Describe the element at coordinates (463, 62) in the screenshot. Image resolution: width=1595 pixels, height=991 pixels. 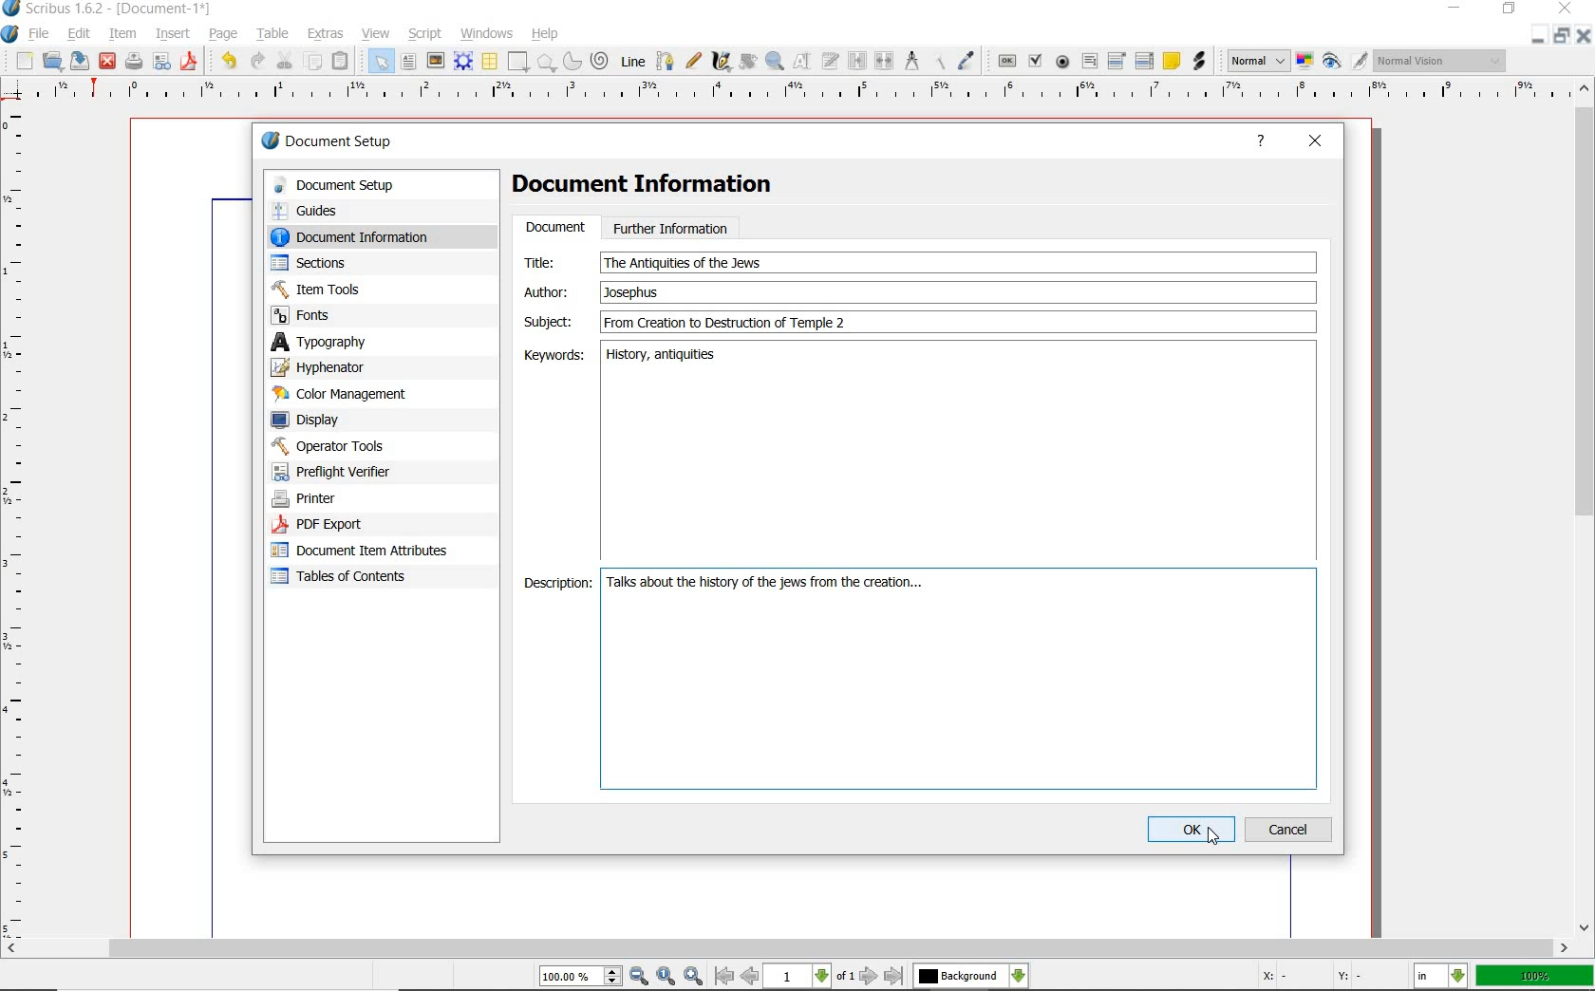
I see `render frame` at that location.